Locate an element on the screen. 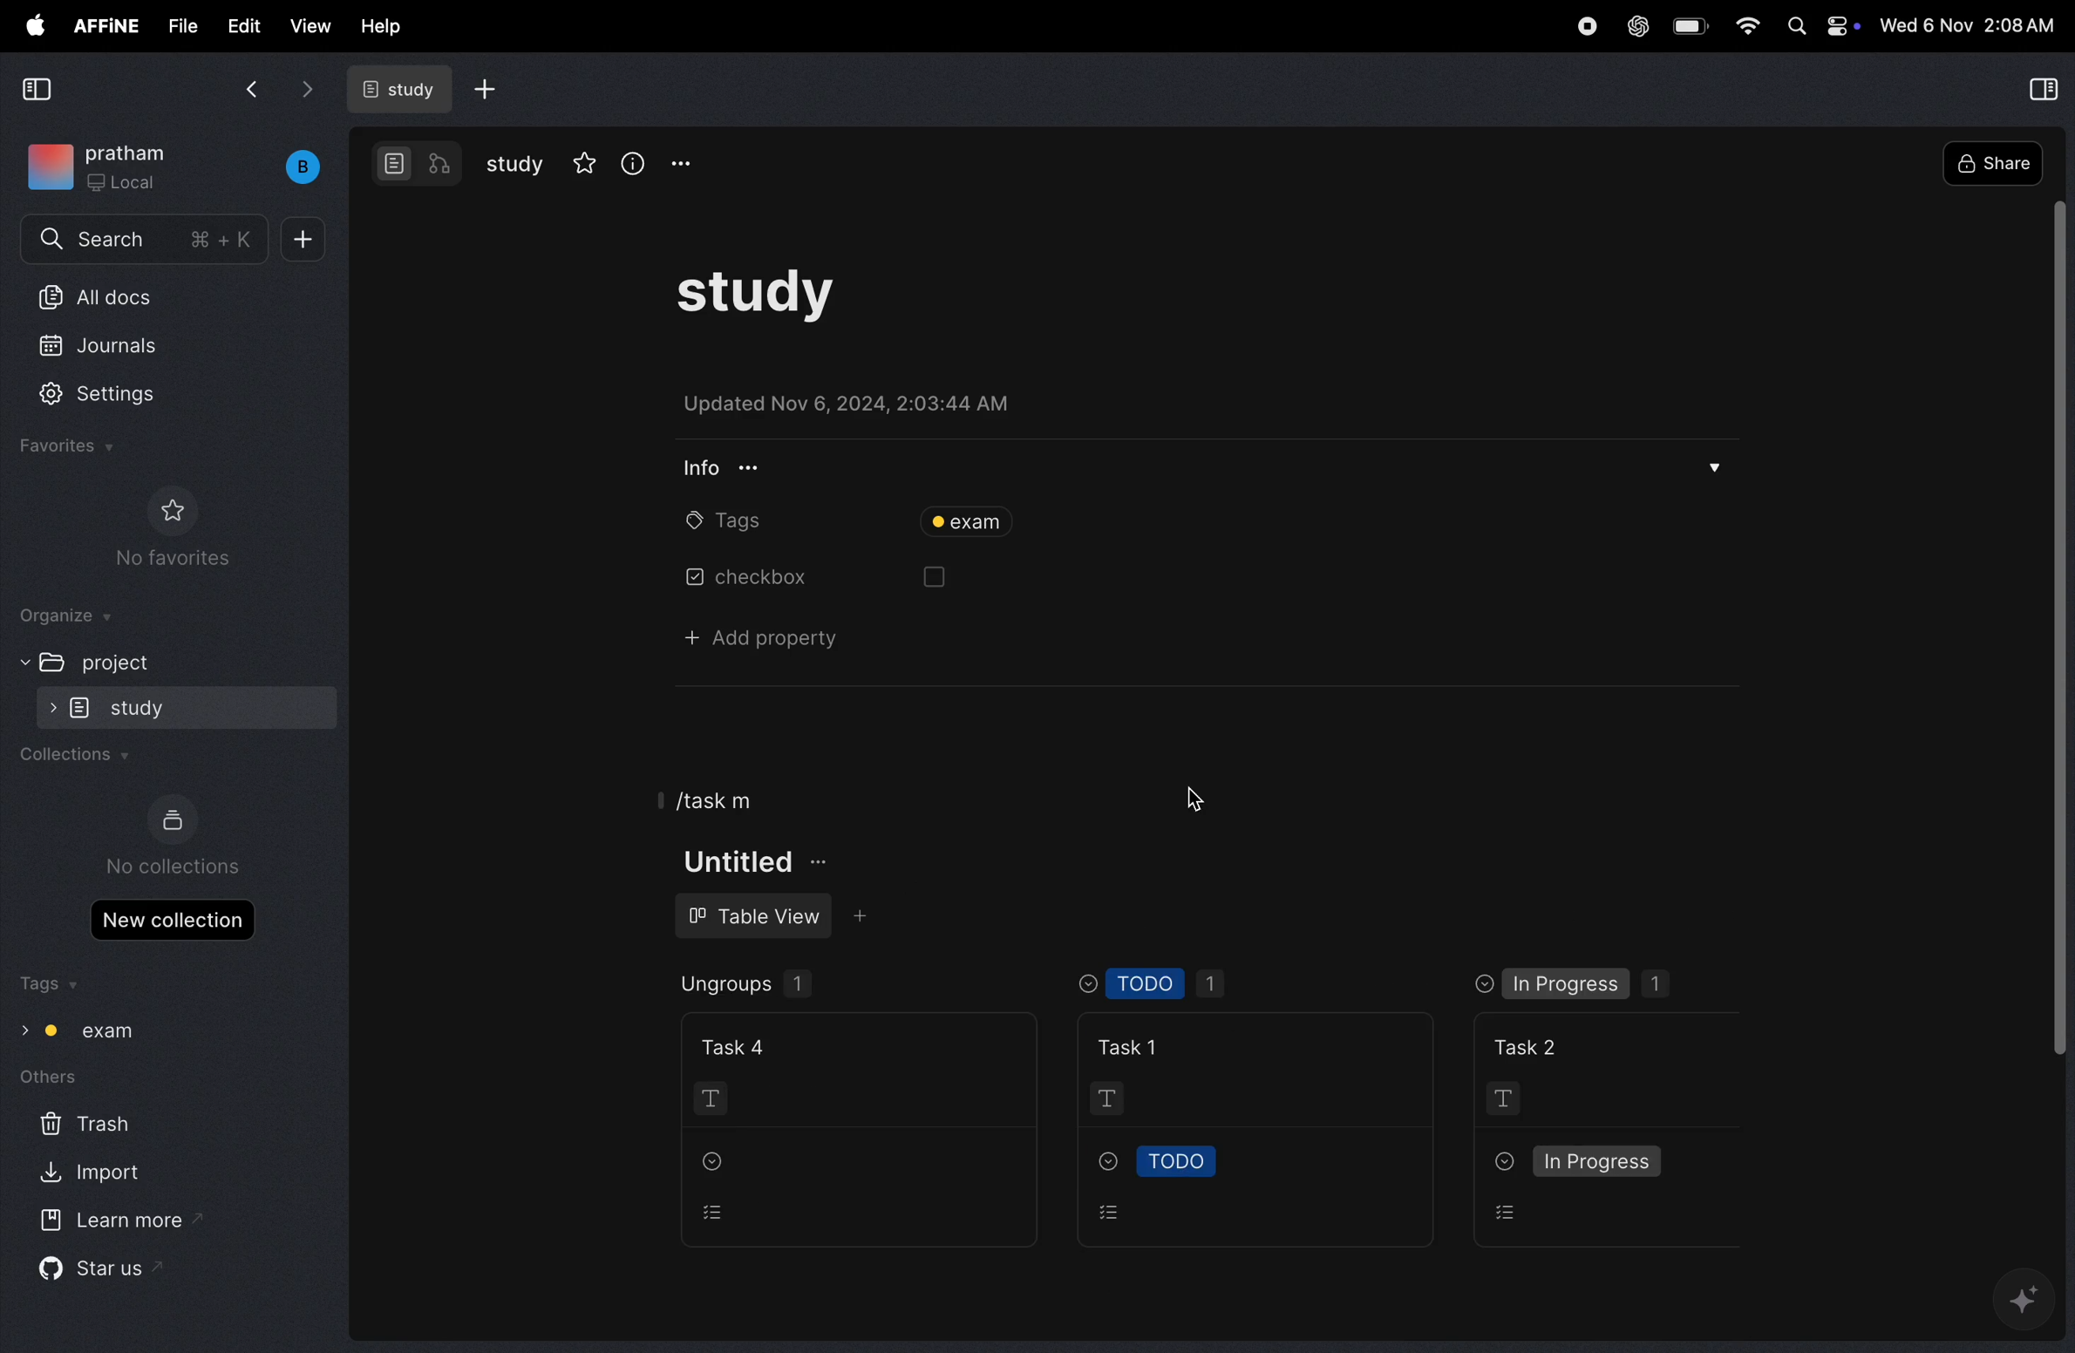 The height and width of the screenshot is (1353, 2075). task 4 is located at coordinates (741, 1047).